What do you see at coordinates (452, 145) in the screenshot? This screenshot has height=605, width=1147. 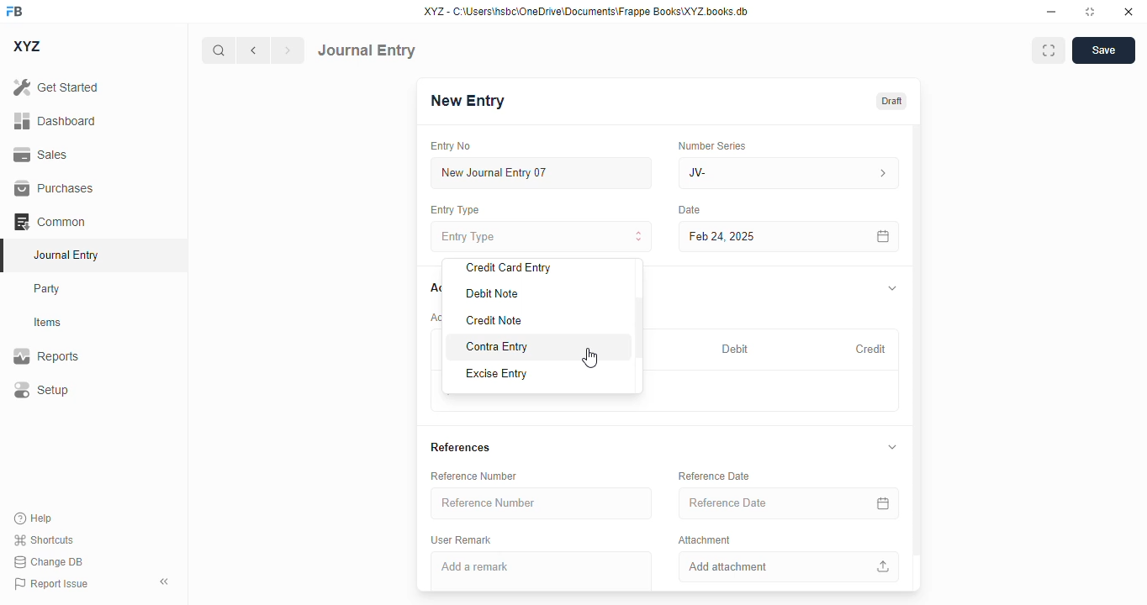 I see `entry no` at bounding box center [452, 145].